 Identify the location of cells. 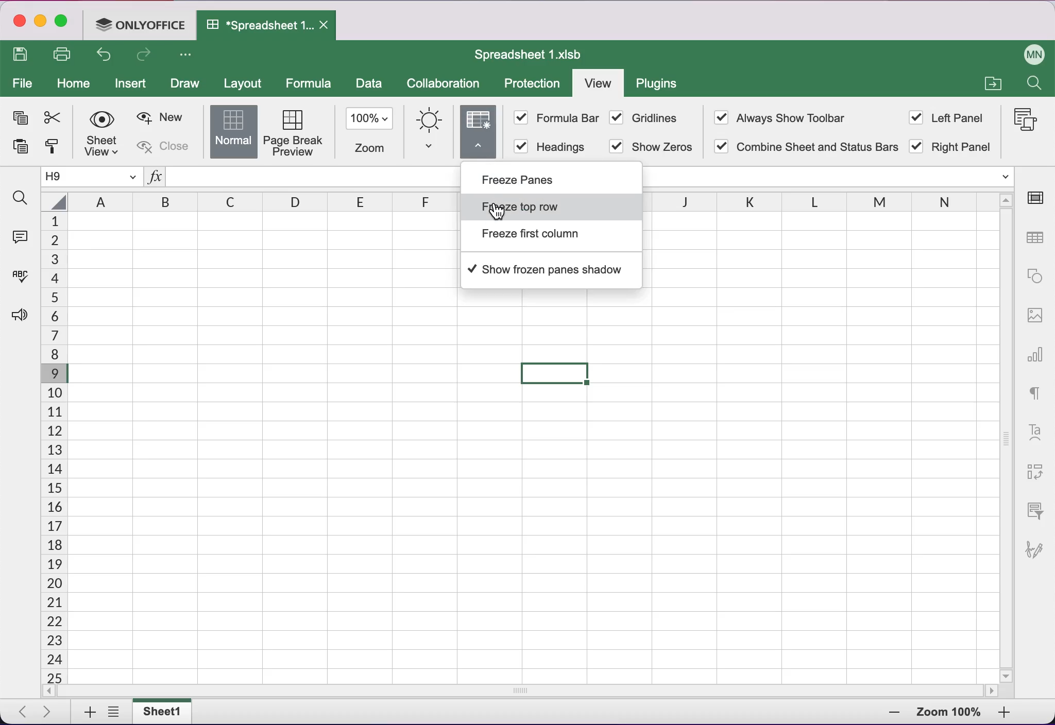
(53, 447).